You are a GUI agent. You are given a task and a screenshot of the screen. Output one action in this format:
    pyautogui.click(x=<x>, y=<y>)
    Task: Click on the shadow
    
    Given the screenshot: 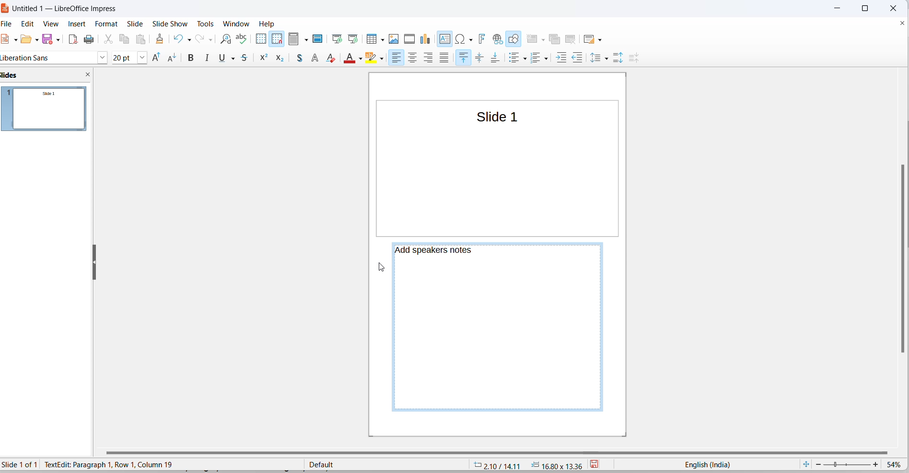 What is the action you would take?
    pyautogui.click(x=433, y=58)
    